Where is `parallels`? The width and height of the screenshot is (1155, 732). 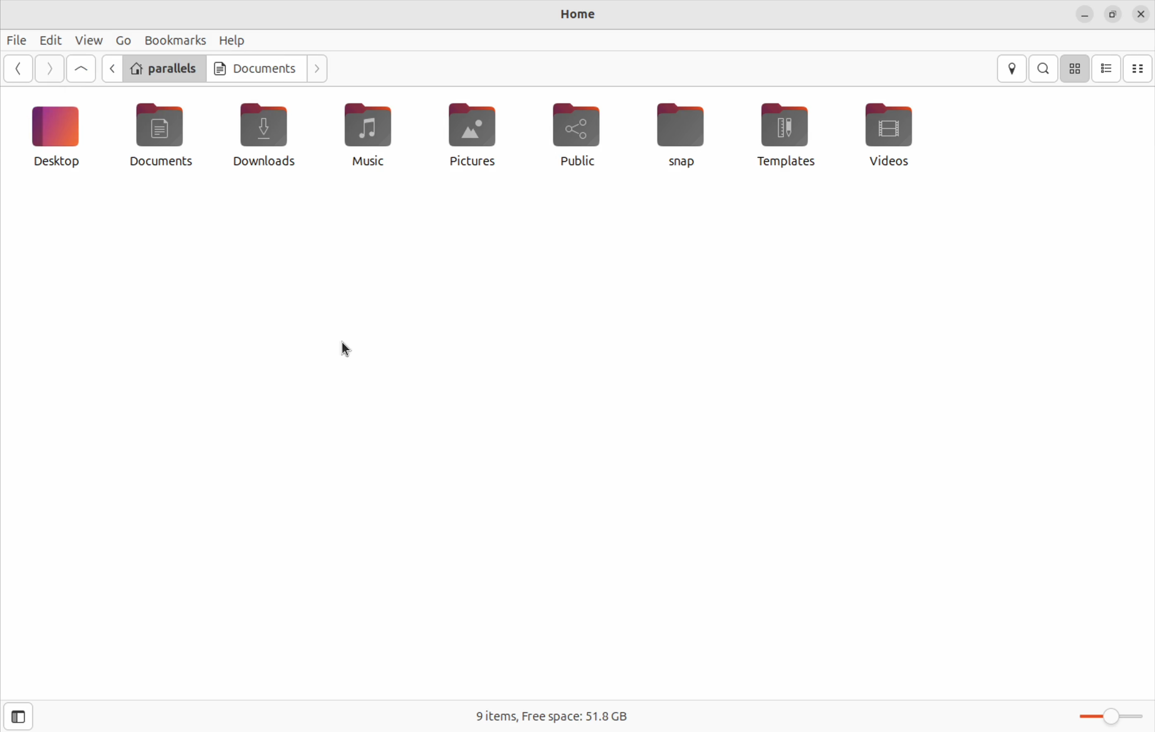 parallels is located at coordinates (164, 69).